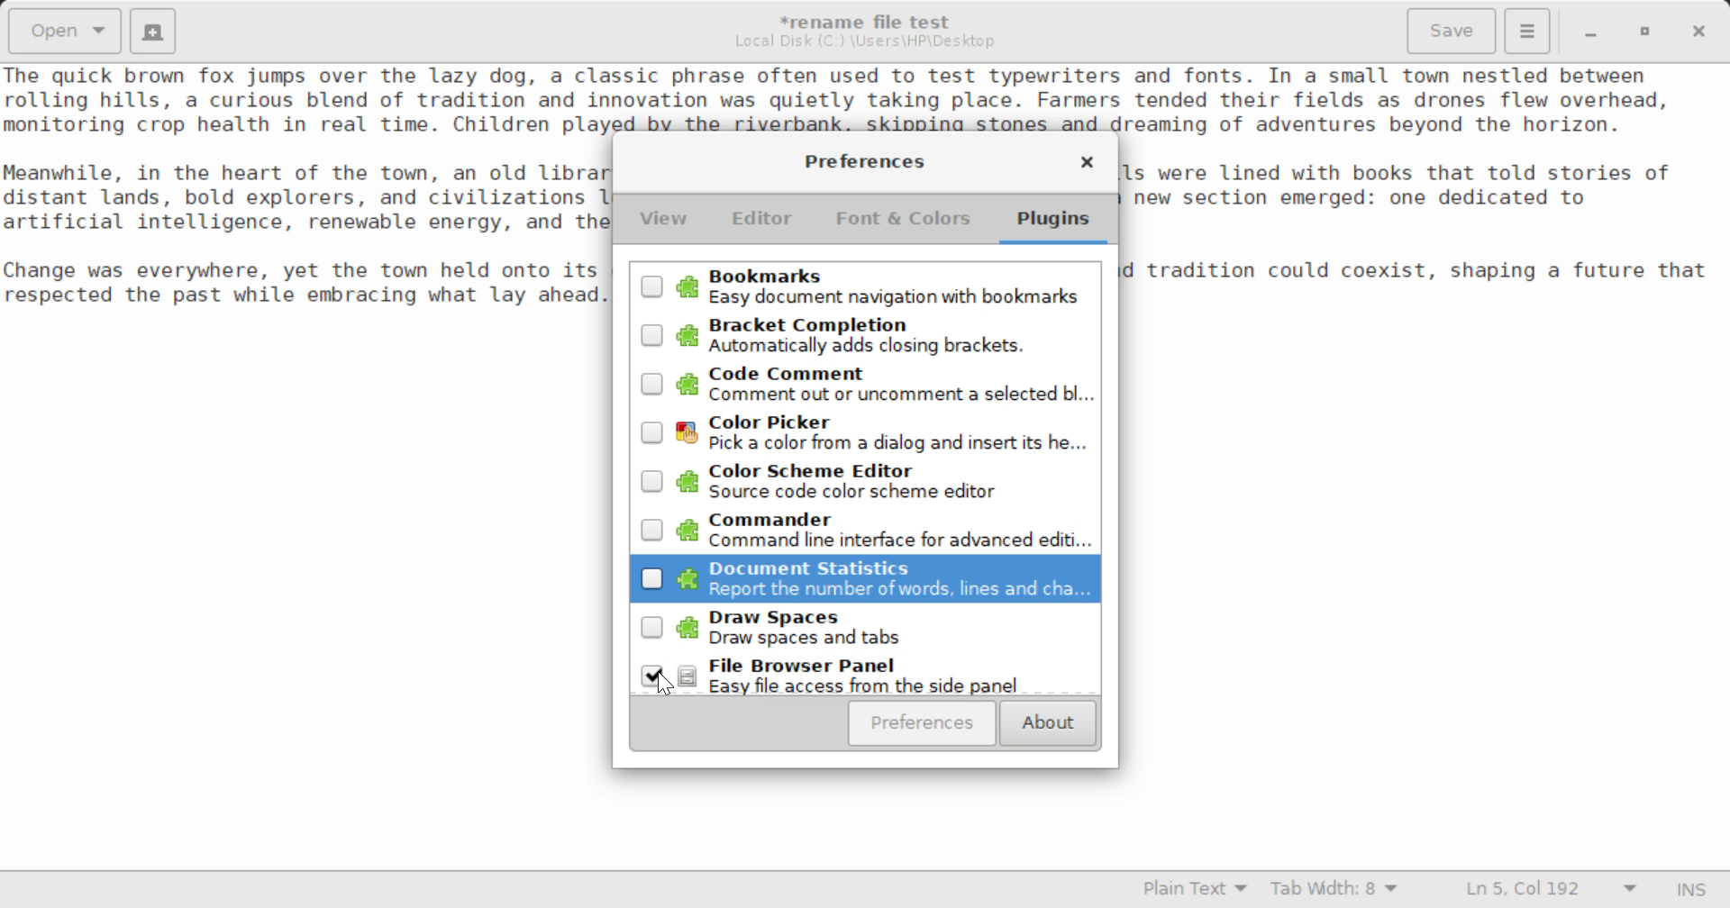  I want to click on Unselected Color Picker Plugin, so click(867, 434).